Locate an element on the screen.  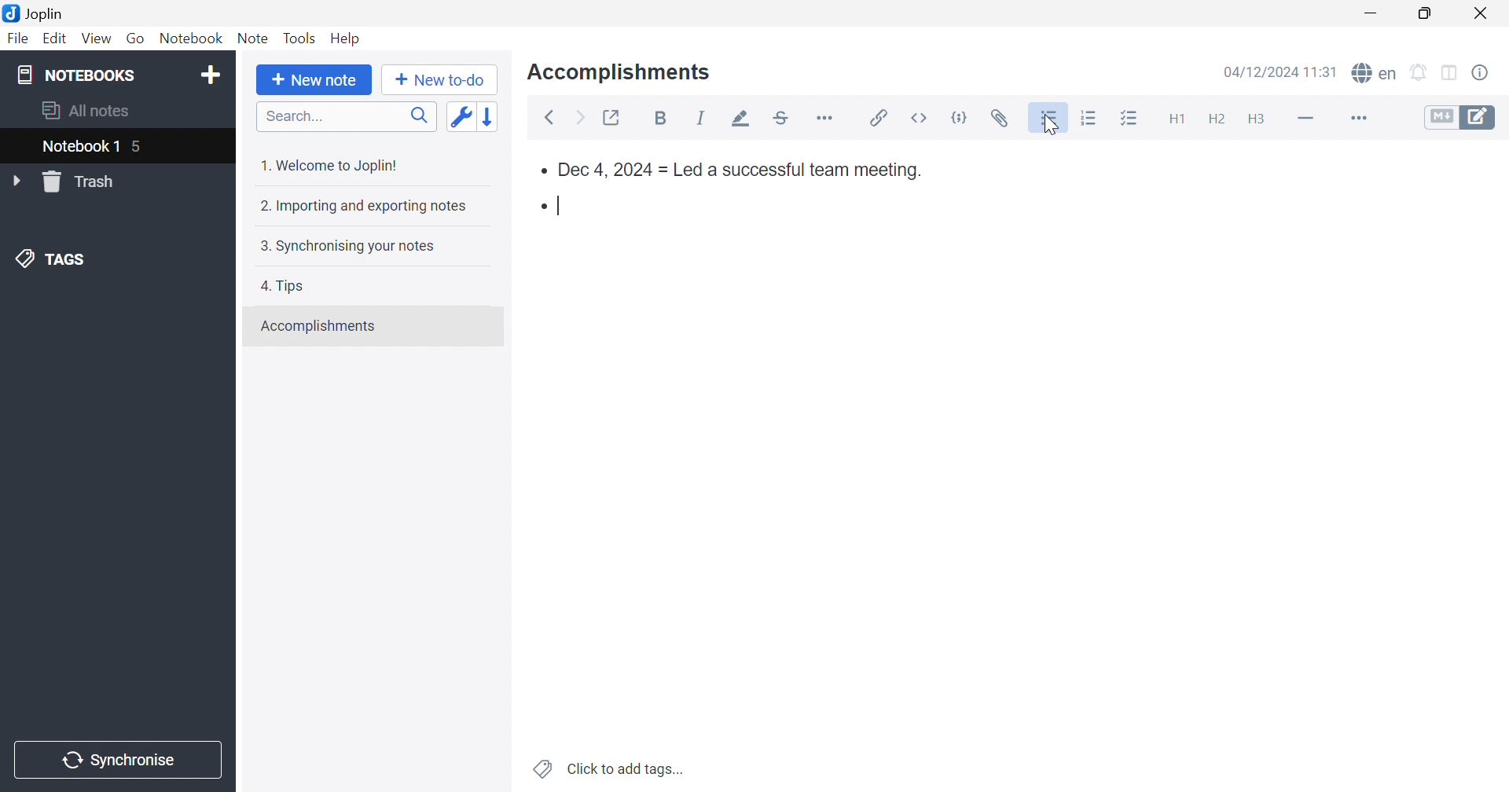
Set alarm is located at coordinates (1422, 74).